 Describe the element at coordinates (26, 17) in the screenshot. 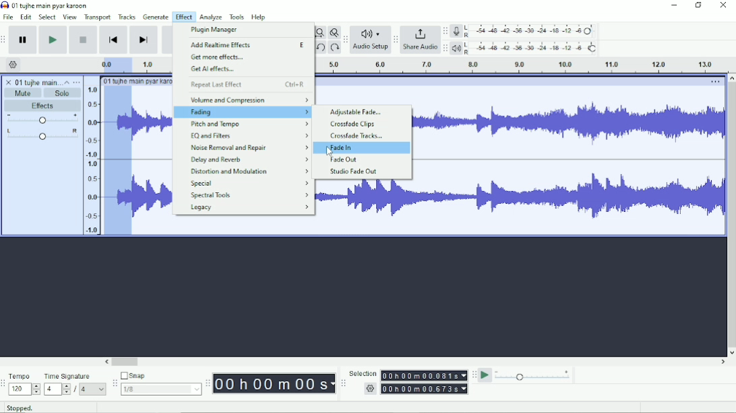

I see `Edit` at that location.